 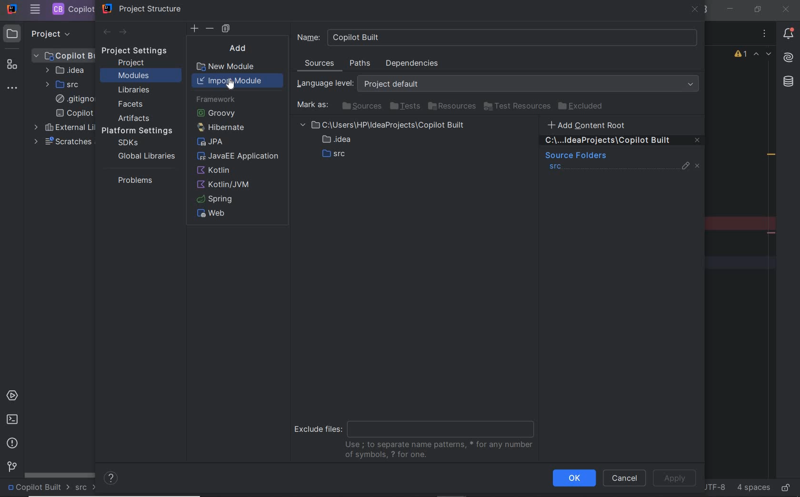 I want to click on resources, so click(x=453, y=107).